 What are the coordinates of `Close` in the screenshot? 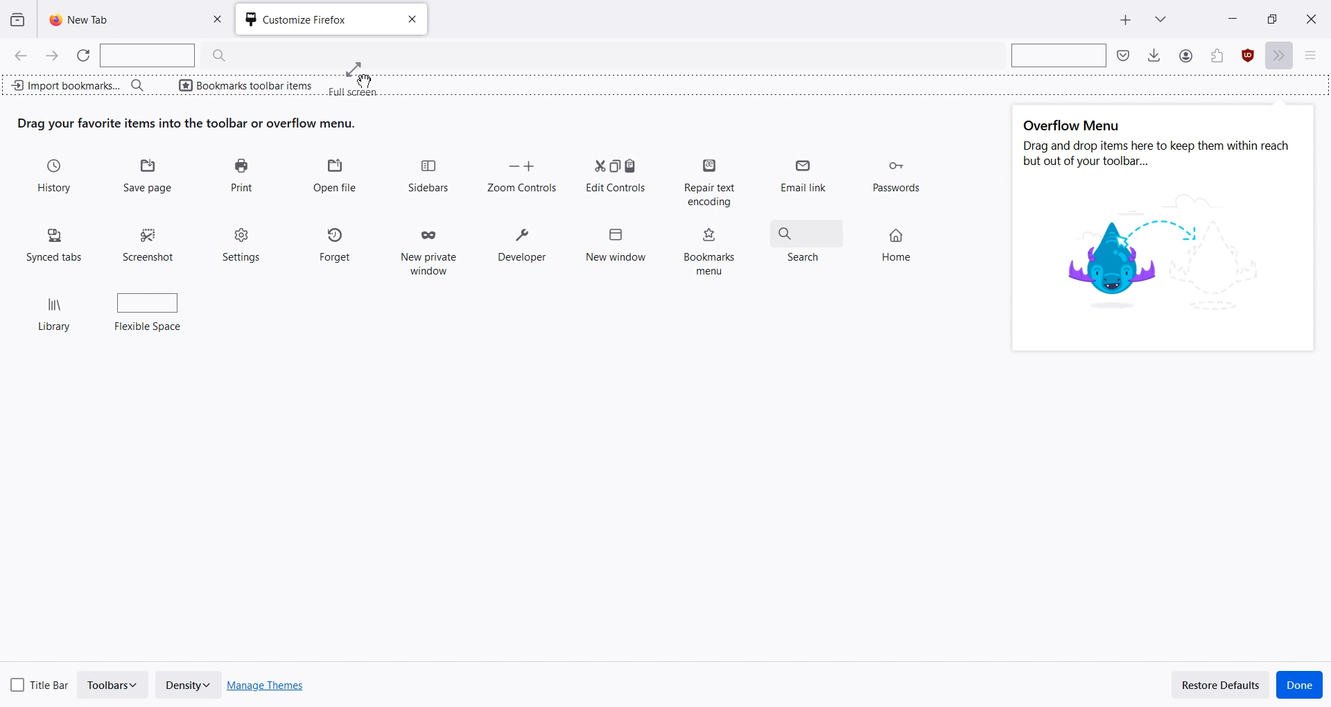 It's located at (1311, 18).